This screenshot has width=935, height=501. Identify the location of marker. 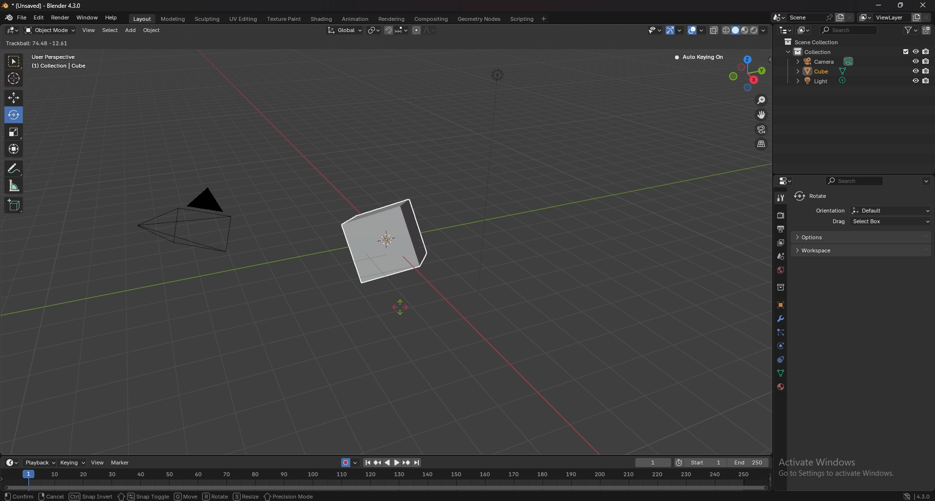
(122, 463).